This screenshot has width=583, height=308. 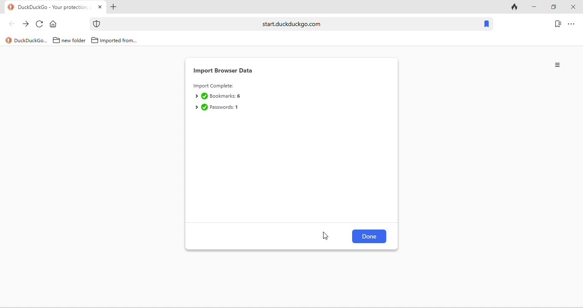 I want to click on DuckDuckGo - Your protection, so click(x=55, y=8).